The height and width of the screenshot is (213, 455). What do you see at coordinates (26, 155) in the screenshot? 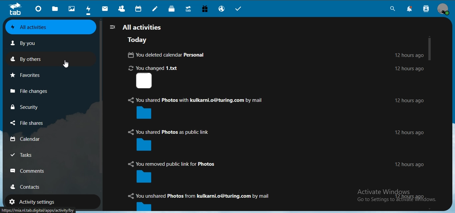
I see `tasks` at bounding box center [26, 155].